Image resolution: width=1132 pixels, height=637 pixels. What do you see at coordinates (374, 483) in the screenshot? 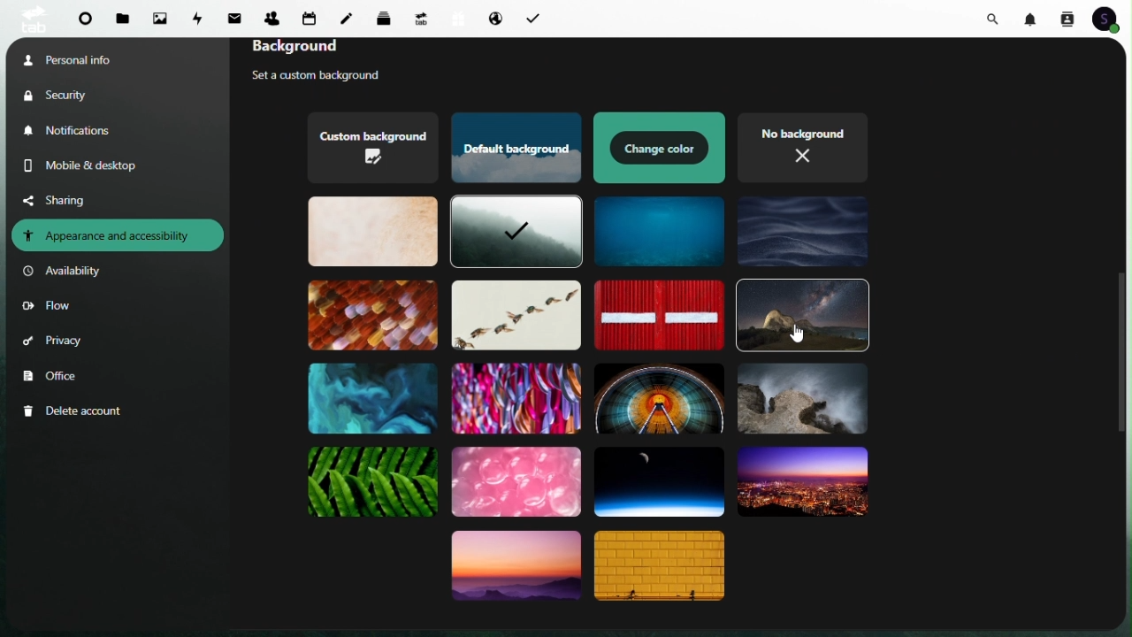
I see `Themes` at bounding box center [374, 483].